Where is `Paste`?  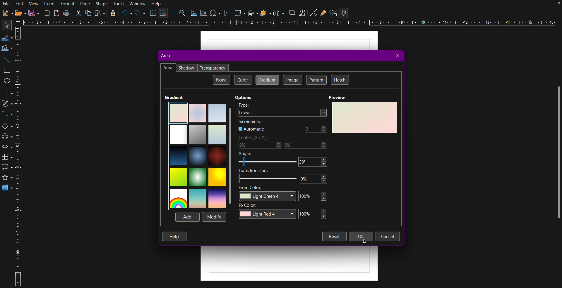 Paste is located at coordinates (100, 13).